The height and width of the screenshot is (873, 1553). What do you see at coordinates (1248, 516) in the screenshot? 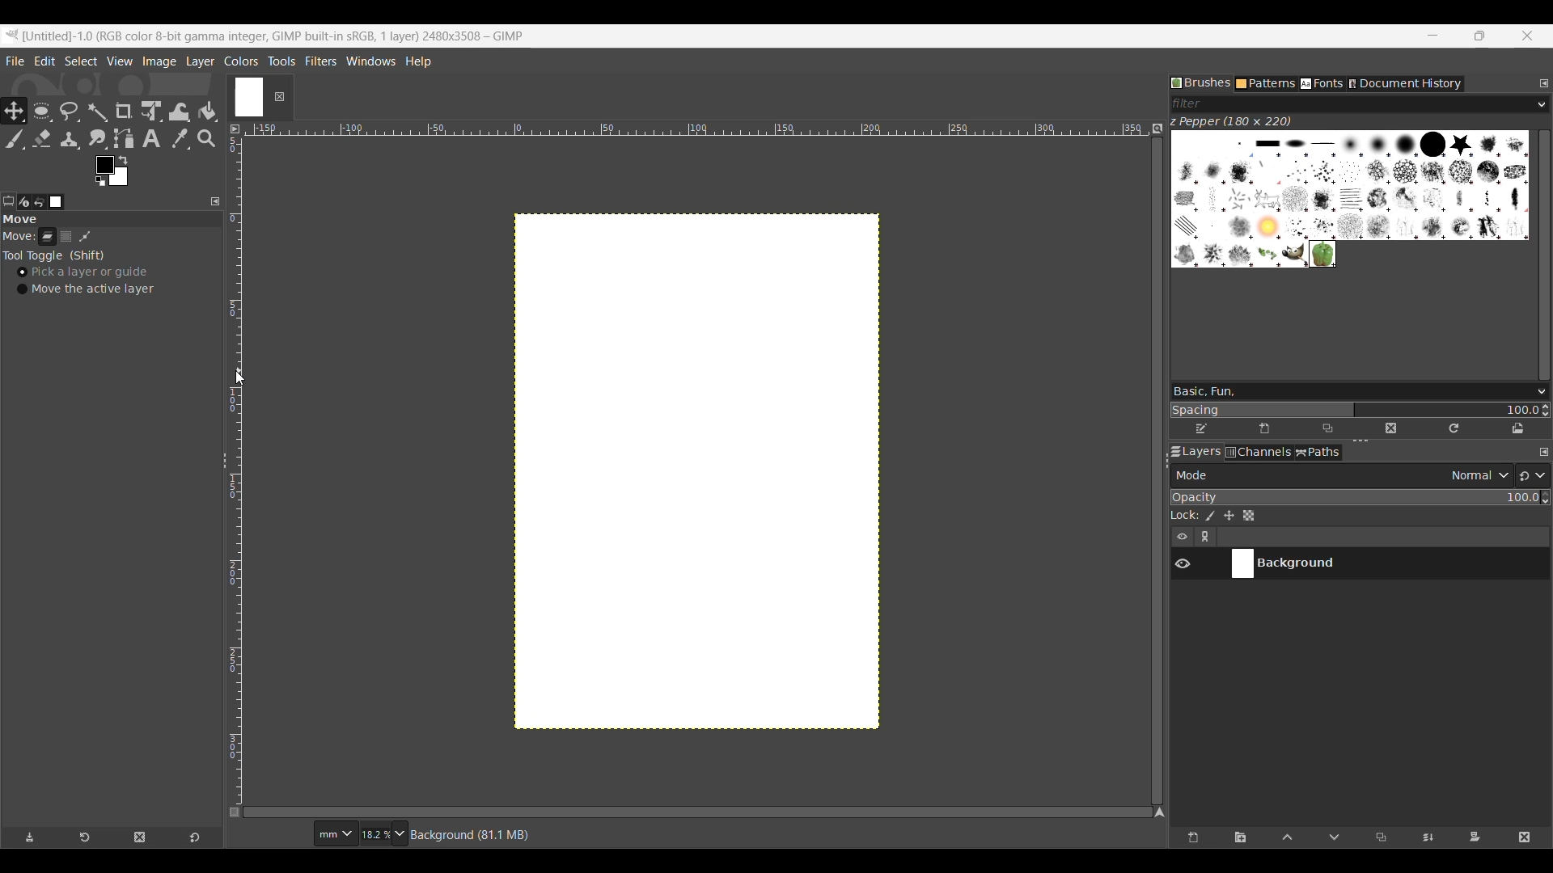
I see `Lock alpha channel` at bounding box center [1248, 516].